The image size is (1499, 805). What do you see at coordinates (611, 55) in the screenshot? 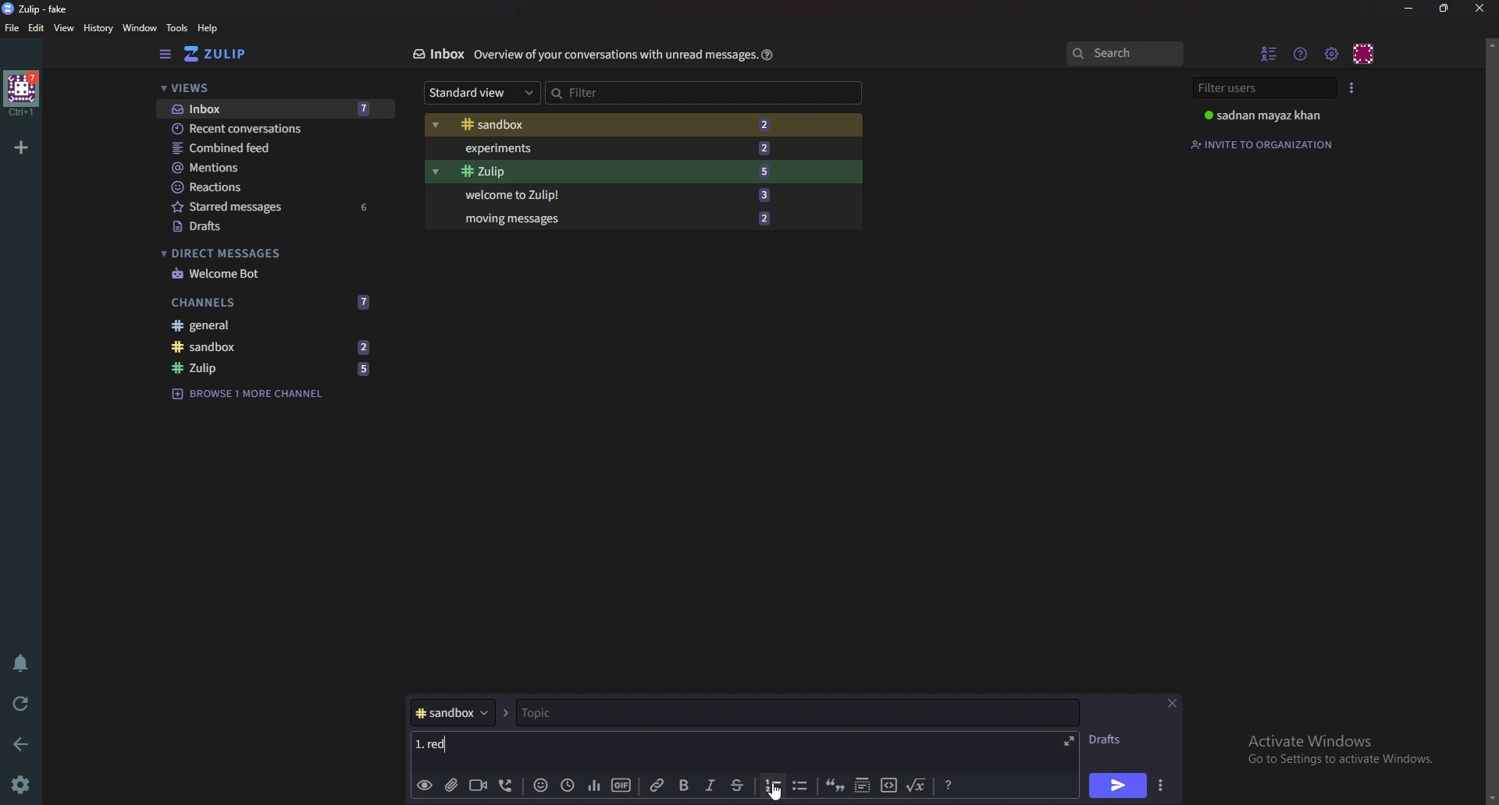
I see `Info` at bounding box center [611, 55].